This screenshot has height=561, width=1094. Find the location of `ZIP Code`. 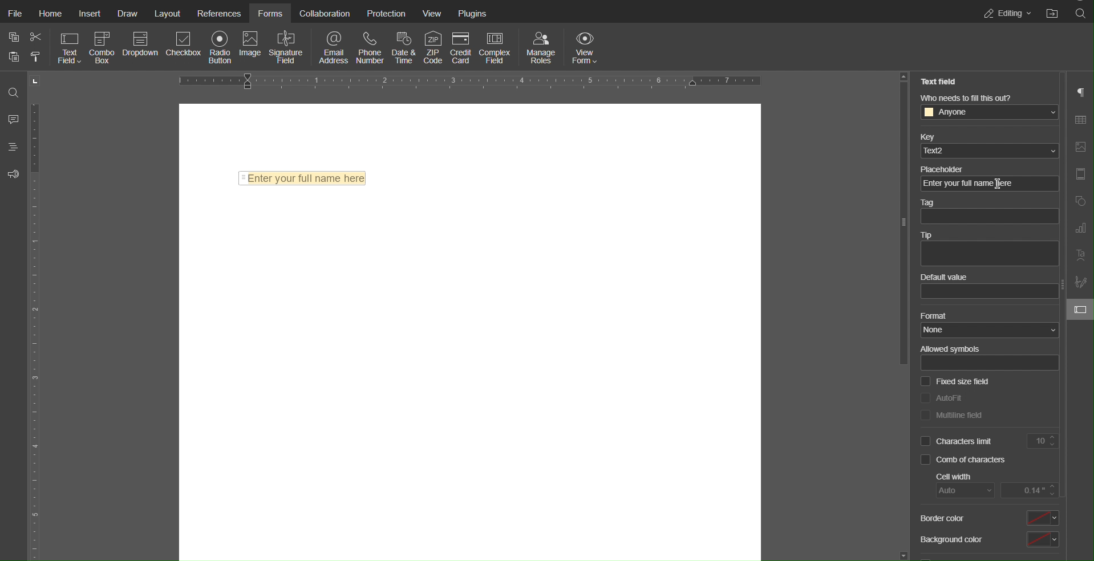

ZIP Code is located at coordinates (433, 47).